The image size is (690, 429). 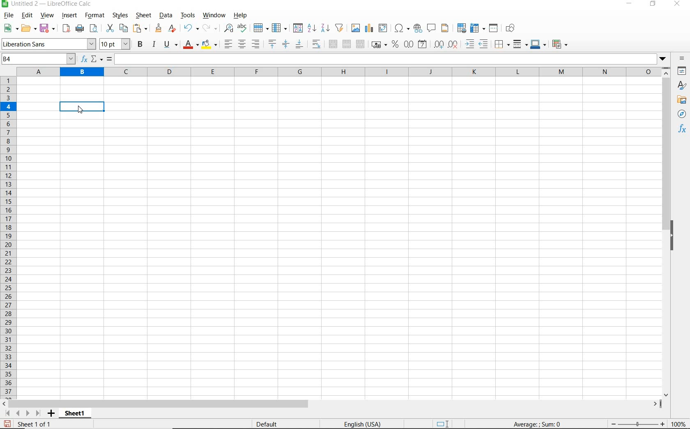 I want to click on functions, so click(x=682, y=130).